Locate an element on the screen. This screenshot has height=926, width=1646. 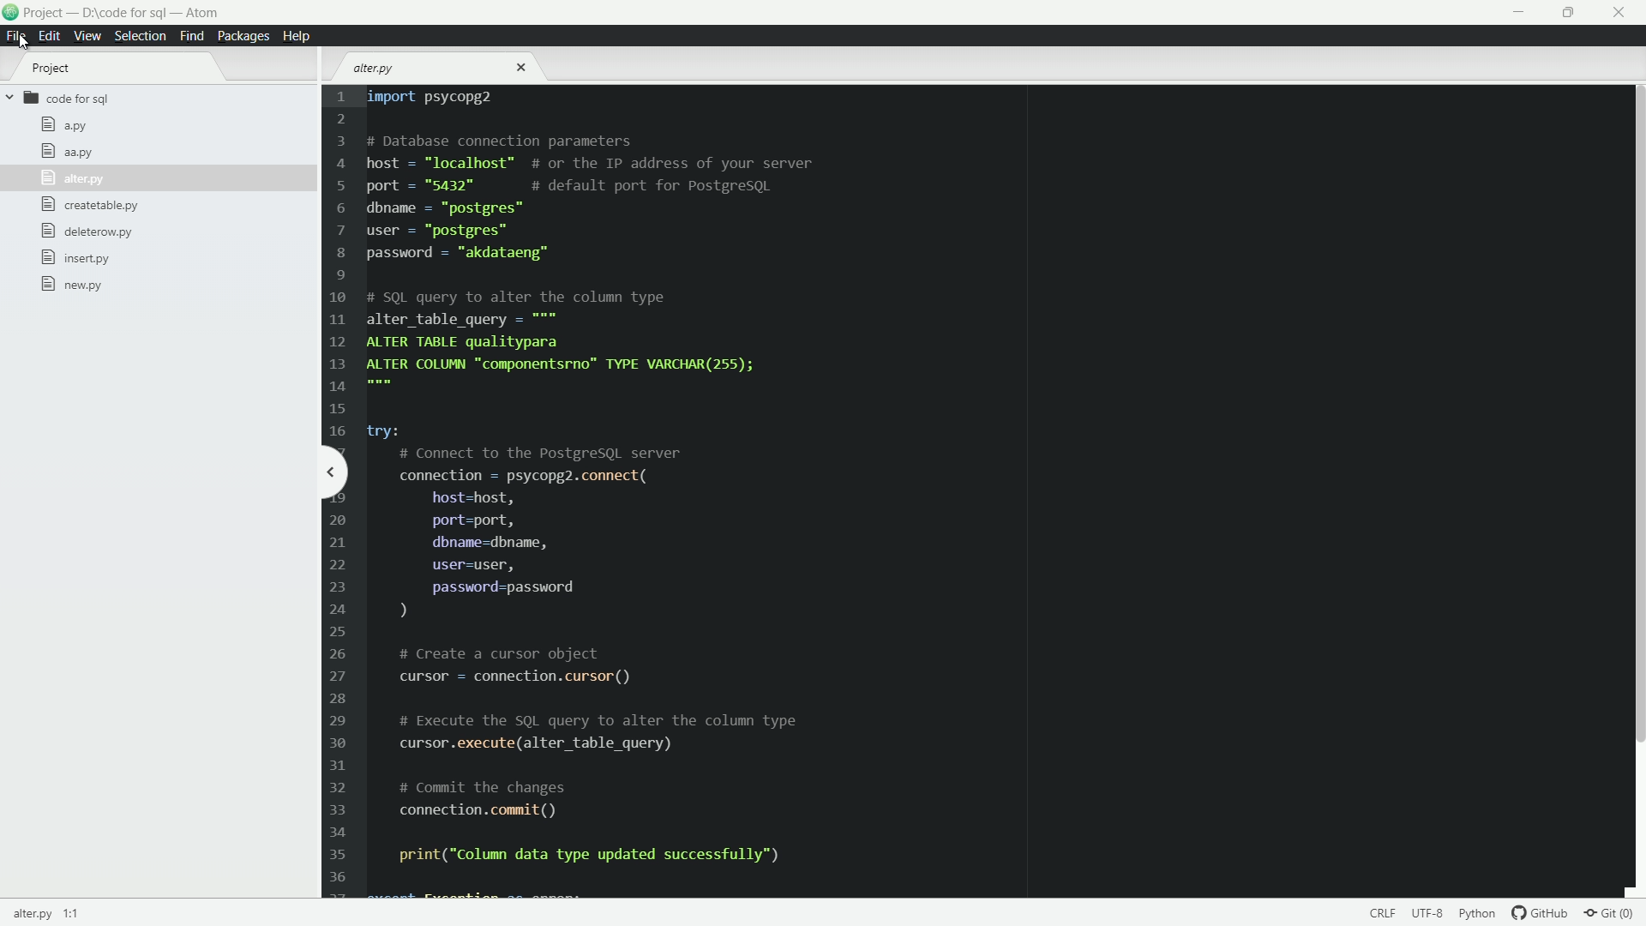
close app is located at coordinates (1621, 13).